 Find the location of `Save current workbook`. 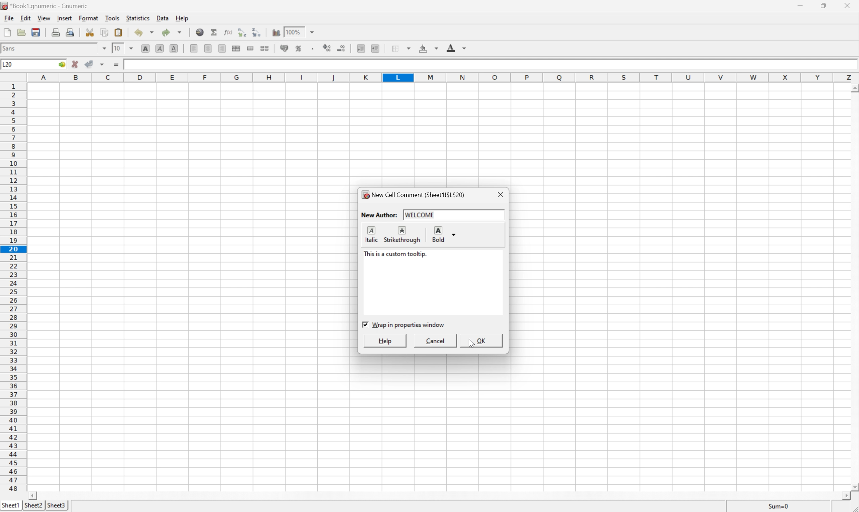

Save current workbook is located at coordinates (37, 32).